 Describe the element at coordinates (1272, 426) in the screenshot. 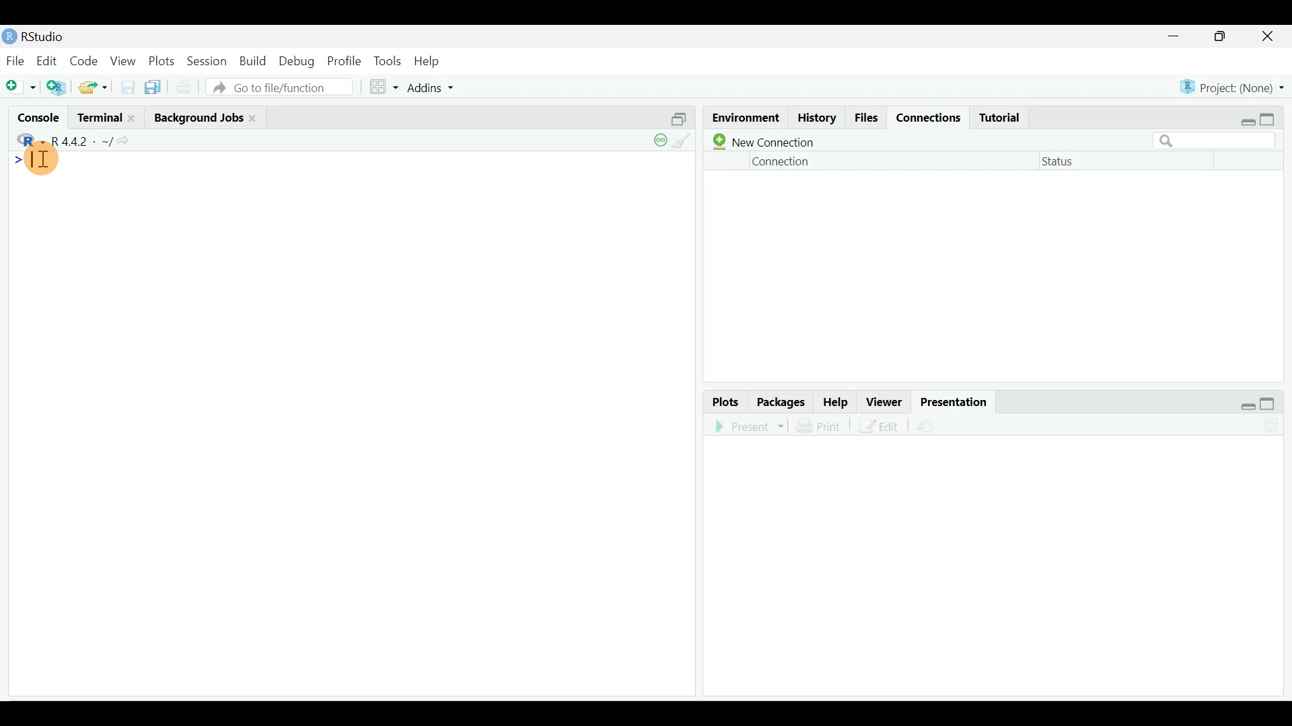

I see `Refresh the presentation preview` at that location.